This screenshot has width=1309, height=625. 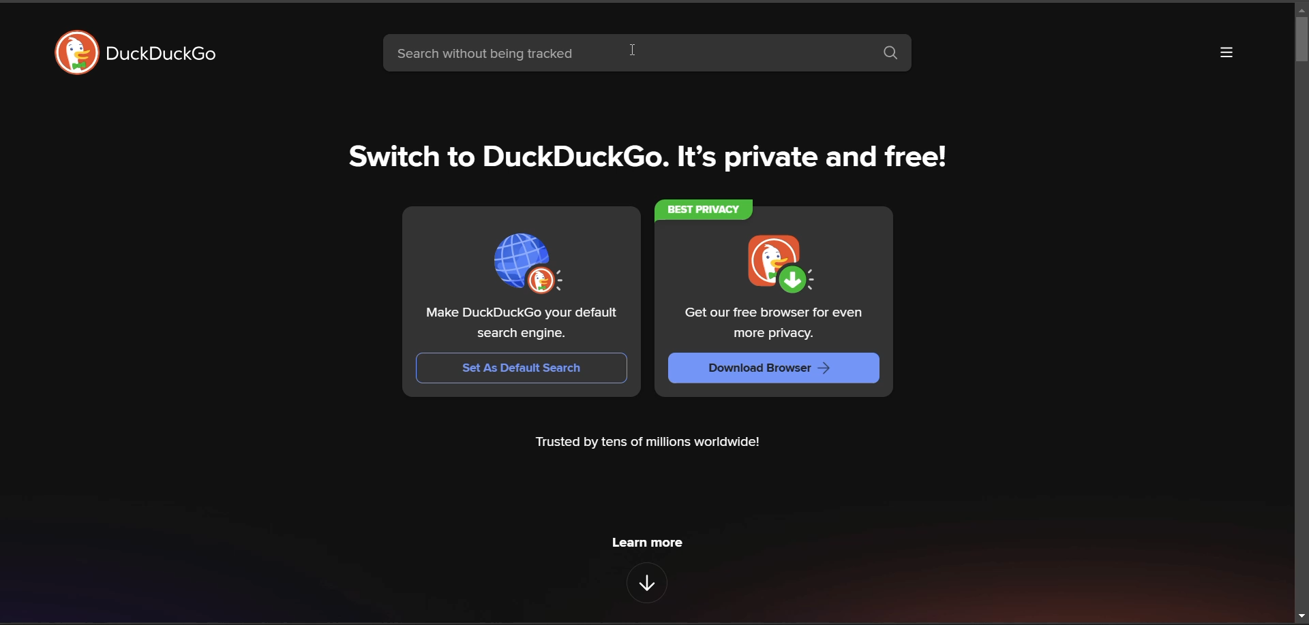 I want to click on Make DuckDuckGo your default search engine., so click(x=522, y=323).